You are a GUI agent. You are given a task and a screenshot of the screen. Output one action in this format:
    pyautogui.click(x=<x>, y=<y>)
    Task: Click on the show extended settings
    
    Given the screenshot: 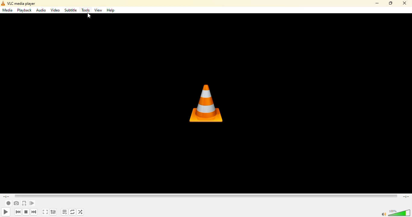 What is the action you would take?
    pyautogui.click(x=53, y=212)
    